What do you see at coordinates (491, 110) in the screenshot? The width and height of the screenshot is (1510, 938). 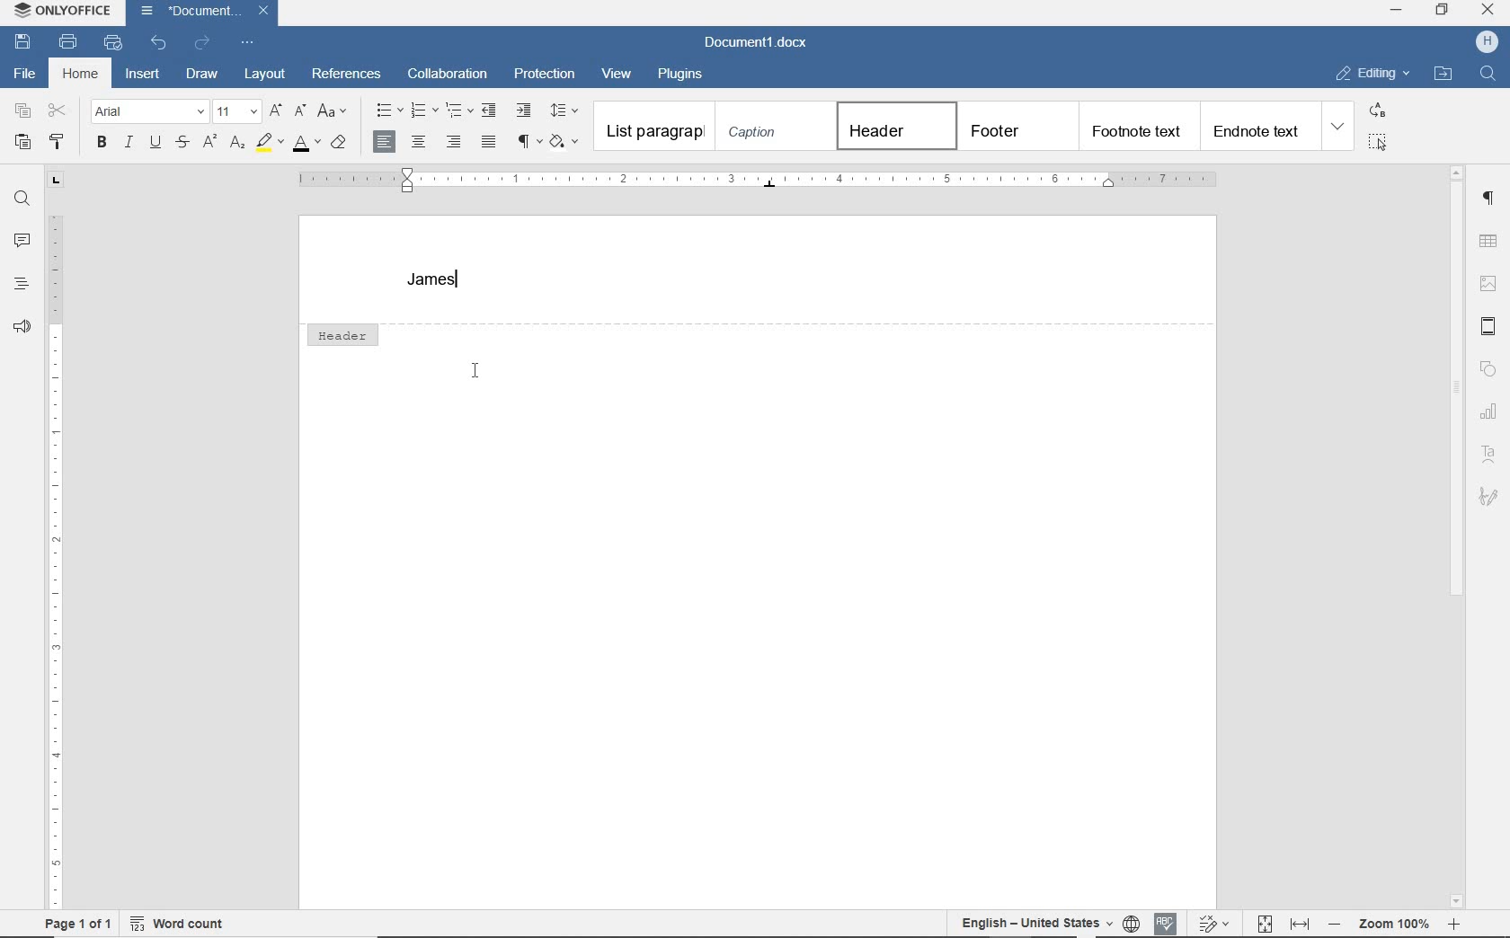 I see `decrease indent` at bounding box center [491, 110].